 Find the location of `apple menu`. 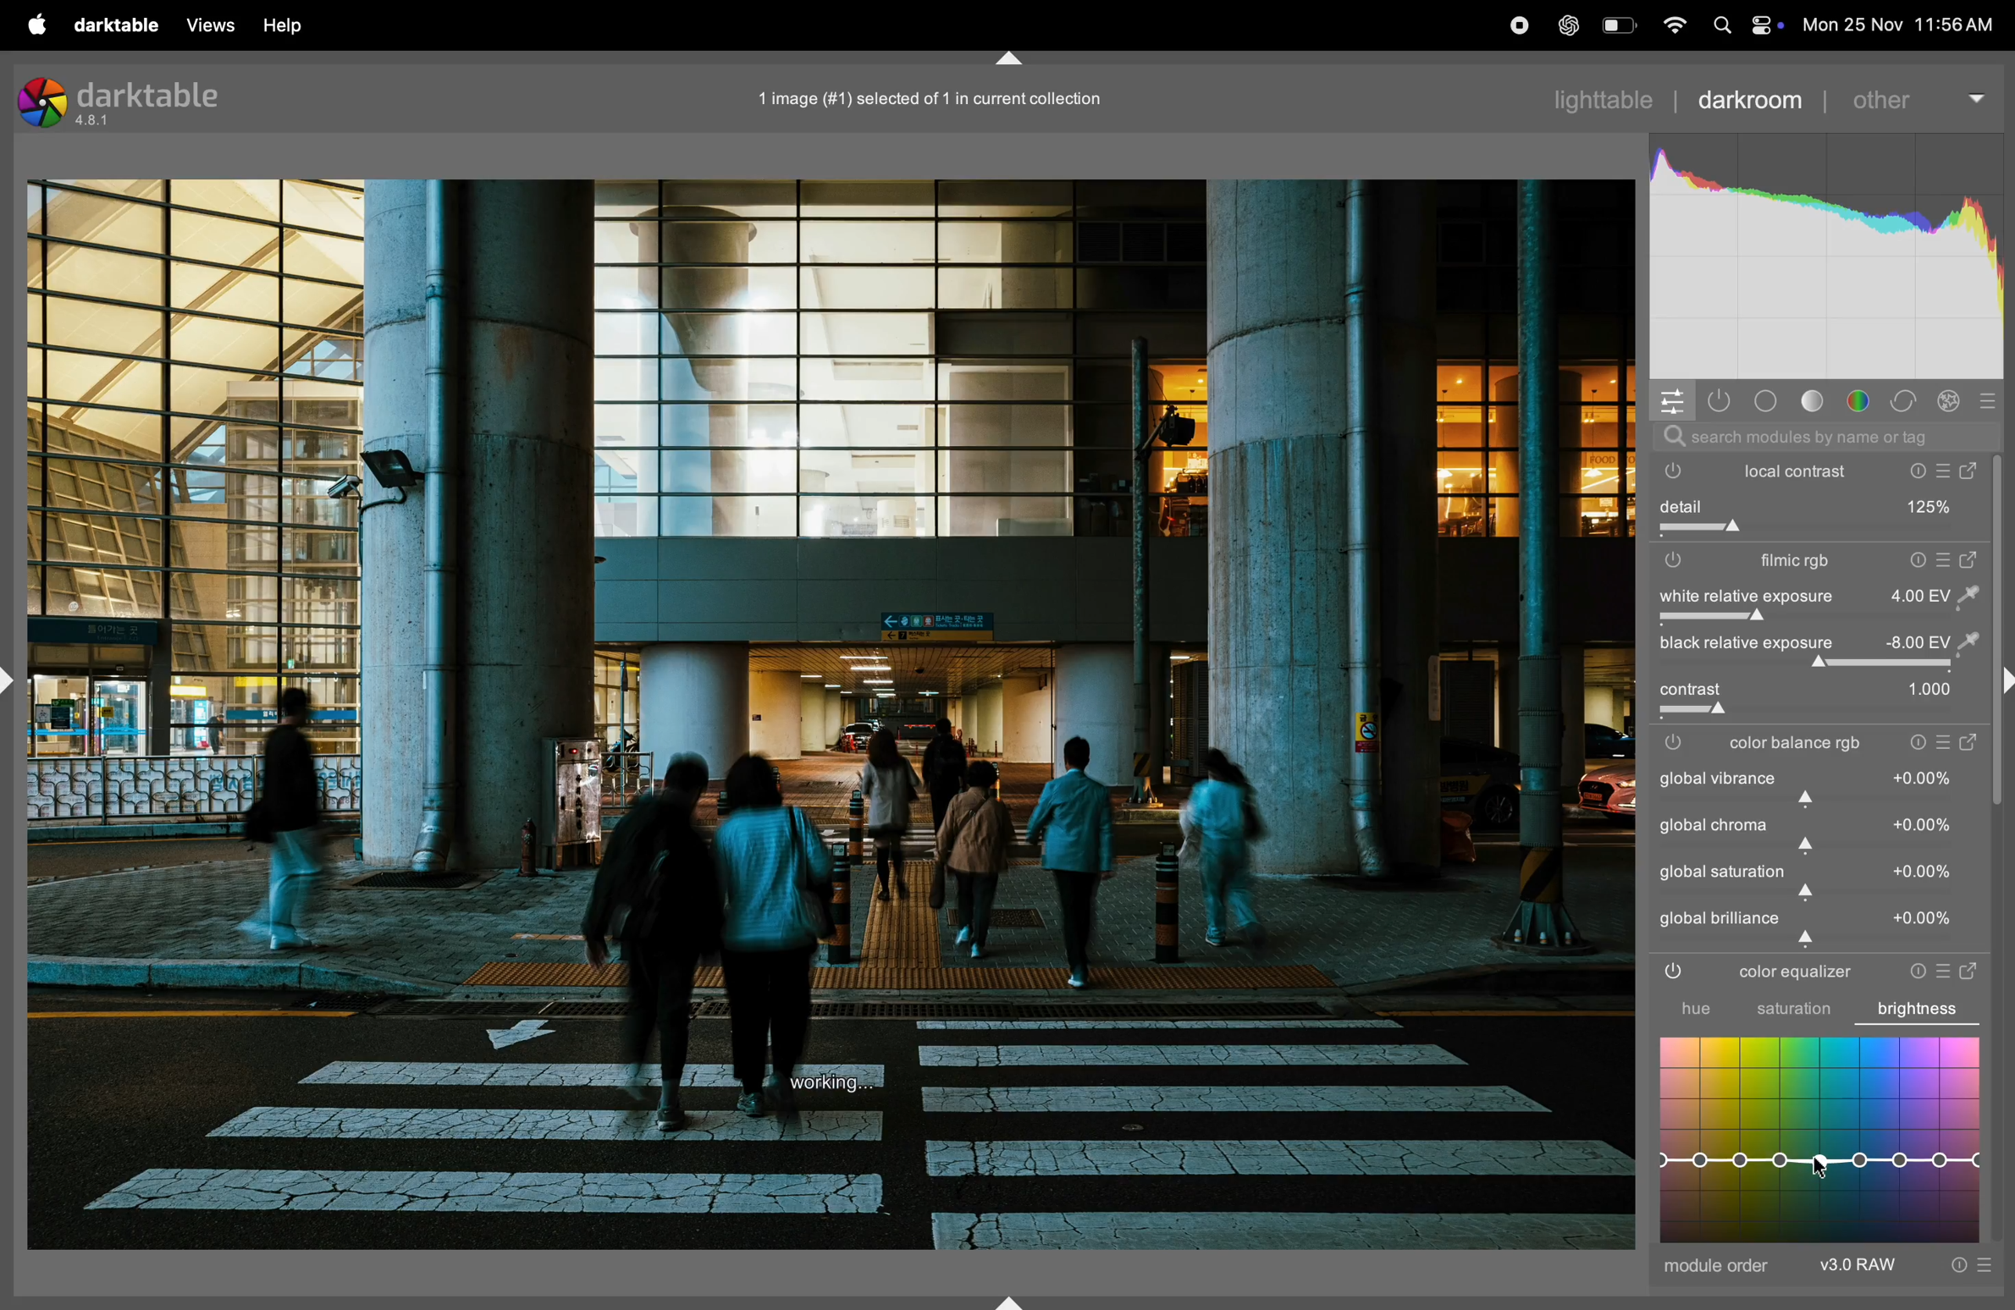

apple menu is located at coordinates (37, 25).